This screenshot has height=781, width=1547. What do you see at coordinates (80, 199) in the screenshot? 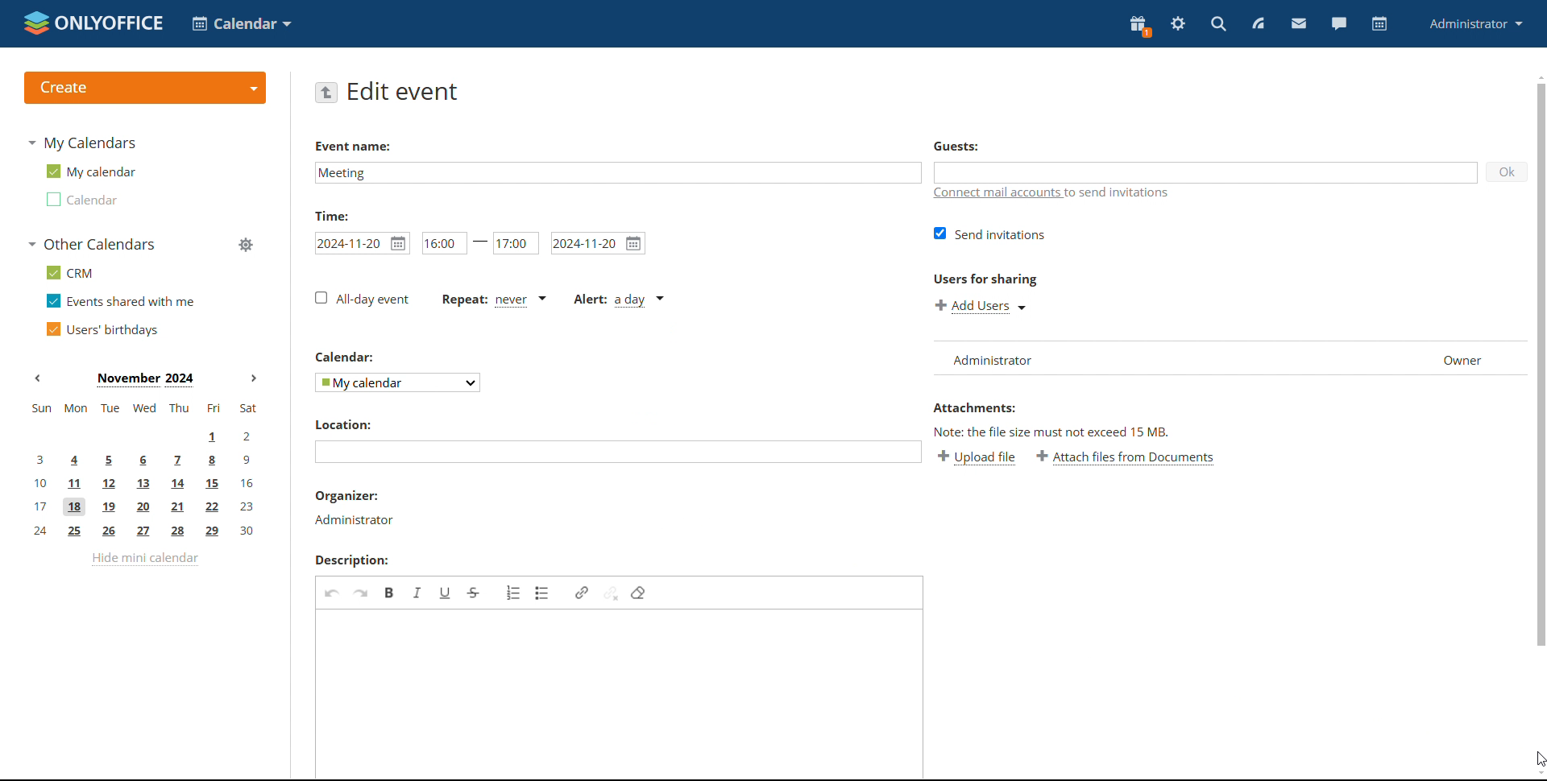
I see `second calendar` at bounding box center [80, 199].